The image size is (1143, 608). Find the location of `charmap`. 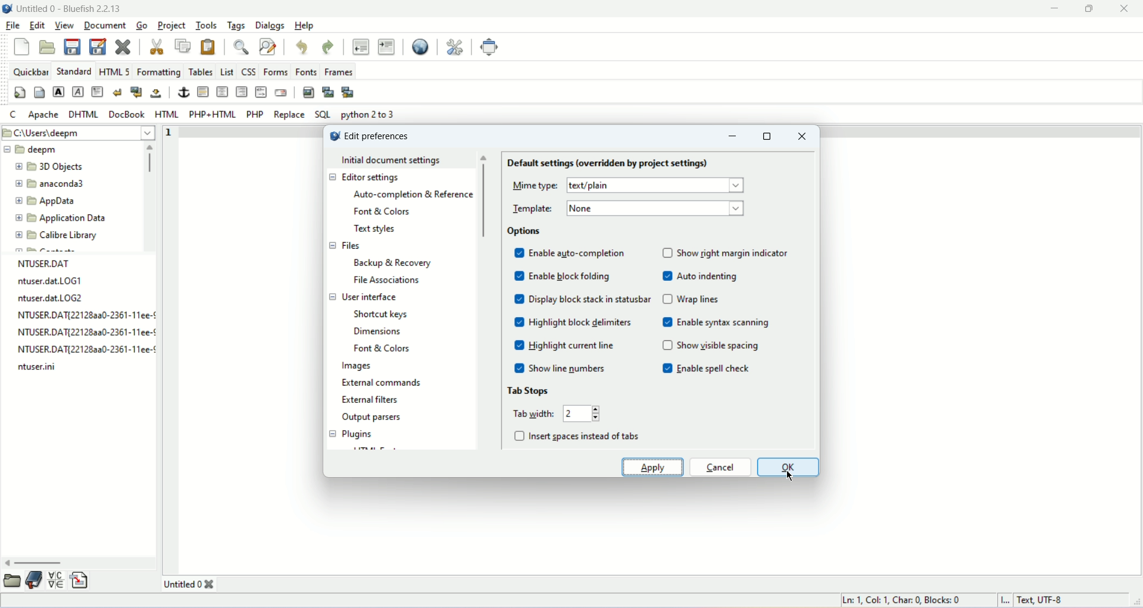

charmap is located at coordinates (55, 580).